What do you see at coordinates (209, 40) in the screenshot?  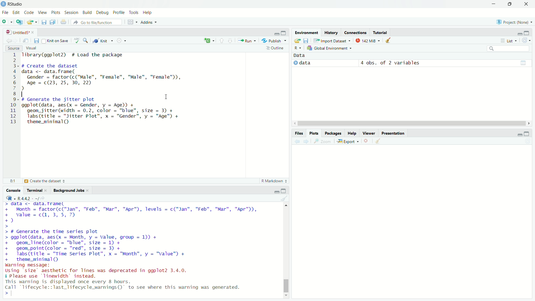 I see `insert a chunk of code` at bounding box center [209, 40].